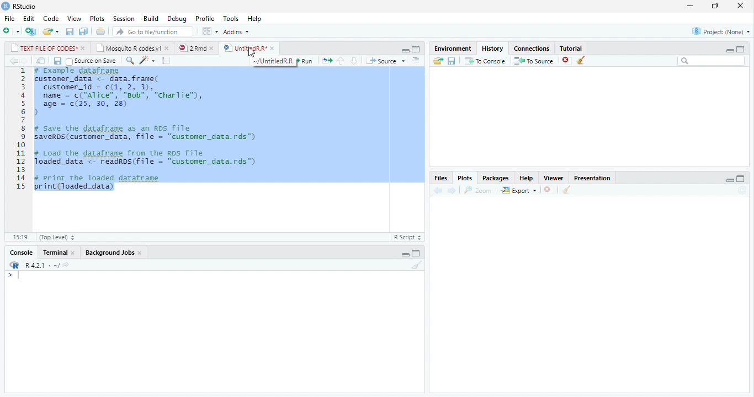 The width and height of the screenshot is (754, 397). Describe the element at coordinates (41, 61) in the screenshot. I see `open in new window` at that location.